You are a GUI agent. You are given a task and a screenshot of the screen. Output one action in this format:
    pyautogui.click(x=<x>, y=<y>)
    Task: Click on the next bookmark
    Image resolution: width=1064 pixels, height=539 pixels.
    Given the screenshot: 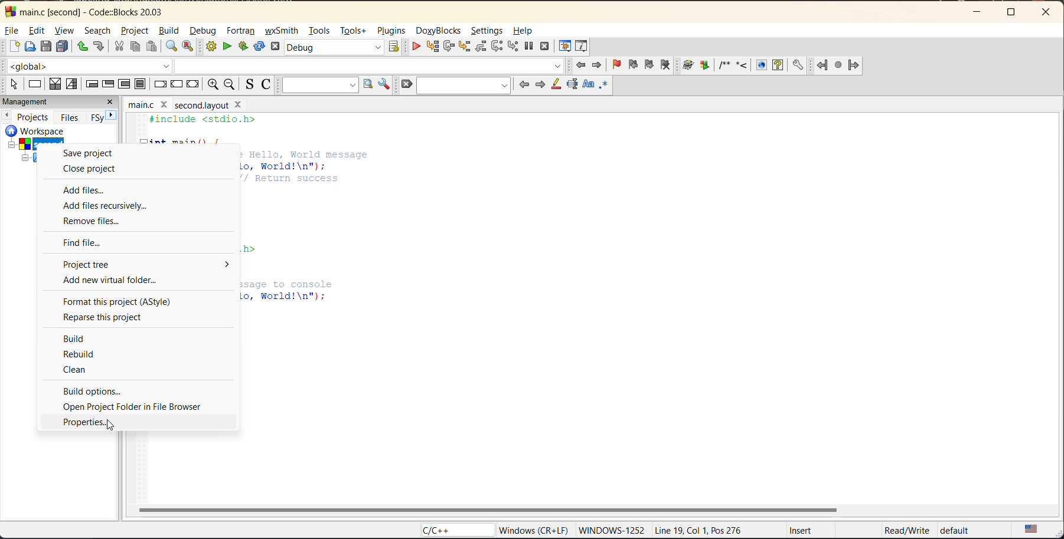 What is the action you would take?
    pyautogui.click(x=647, y=64)
    